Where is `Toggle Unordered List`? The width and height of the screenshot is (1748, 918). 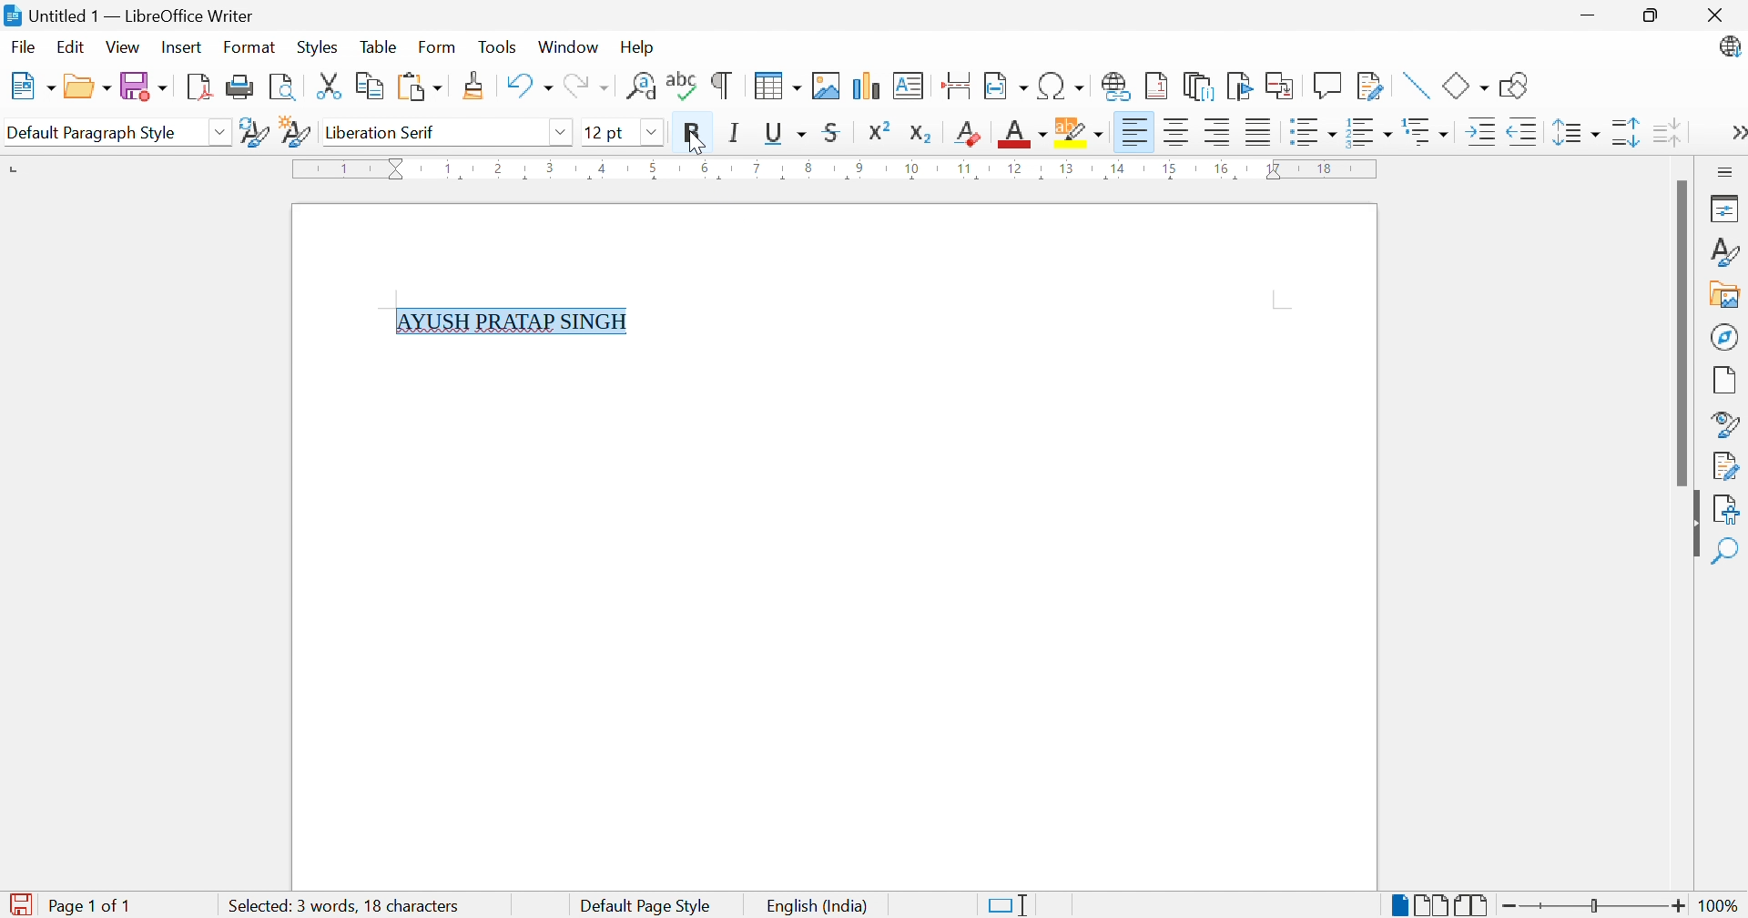
Toggle Unordered List is located at coordinates (1314, 132).